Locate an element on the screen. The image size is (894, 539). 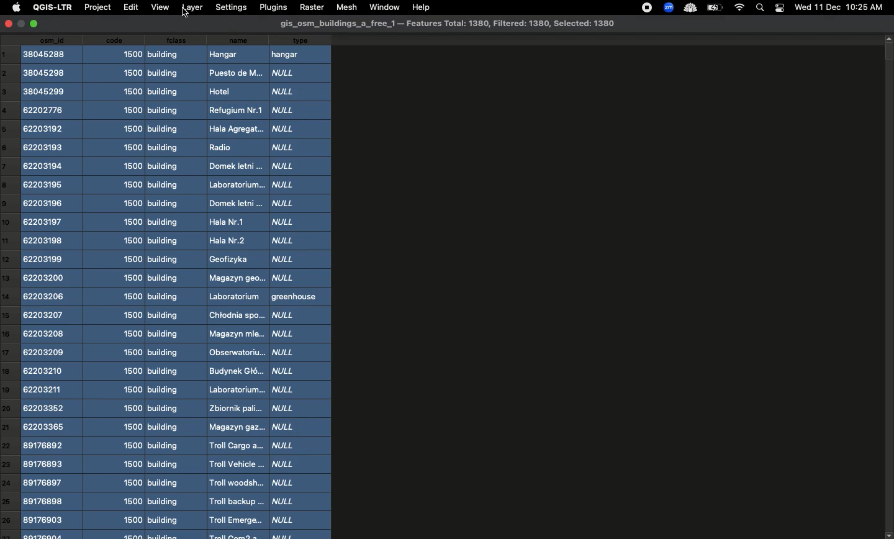
Search is located at coordinates (761, 7).